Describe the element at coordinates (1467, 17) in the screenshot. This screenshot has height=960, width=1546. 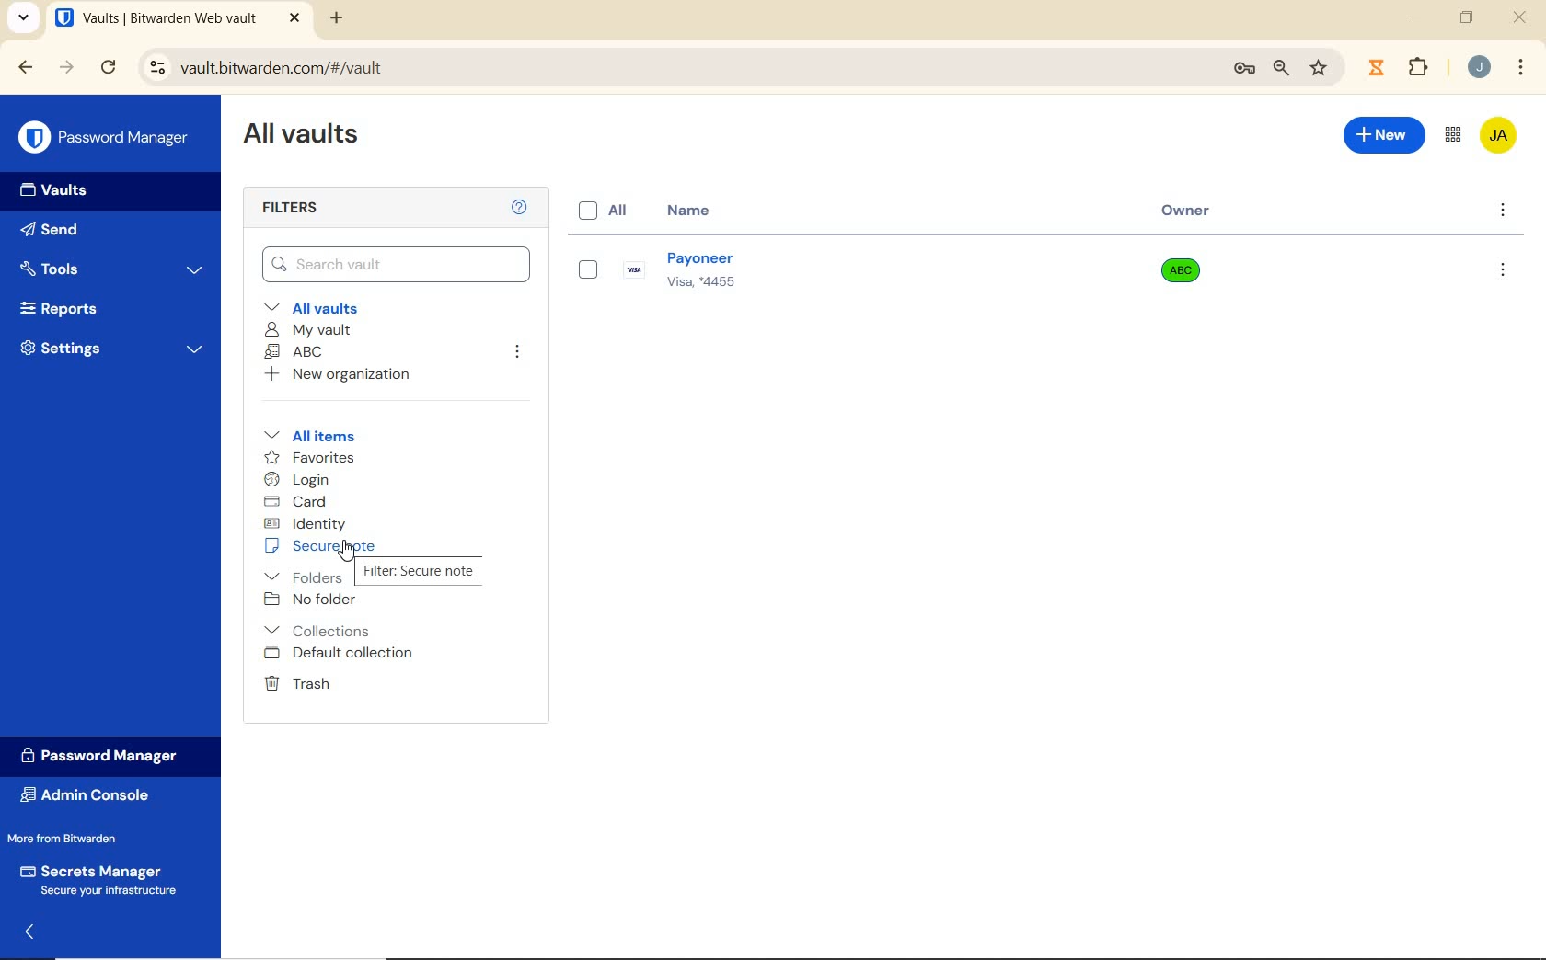
I see `restore` at that location.